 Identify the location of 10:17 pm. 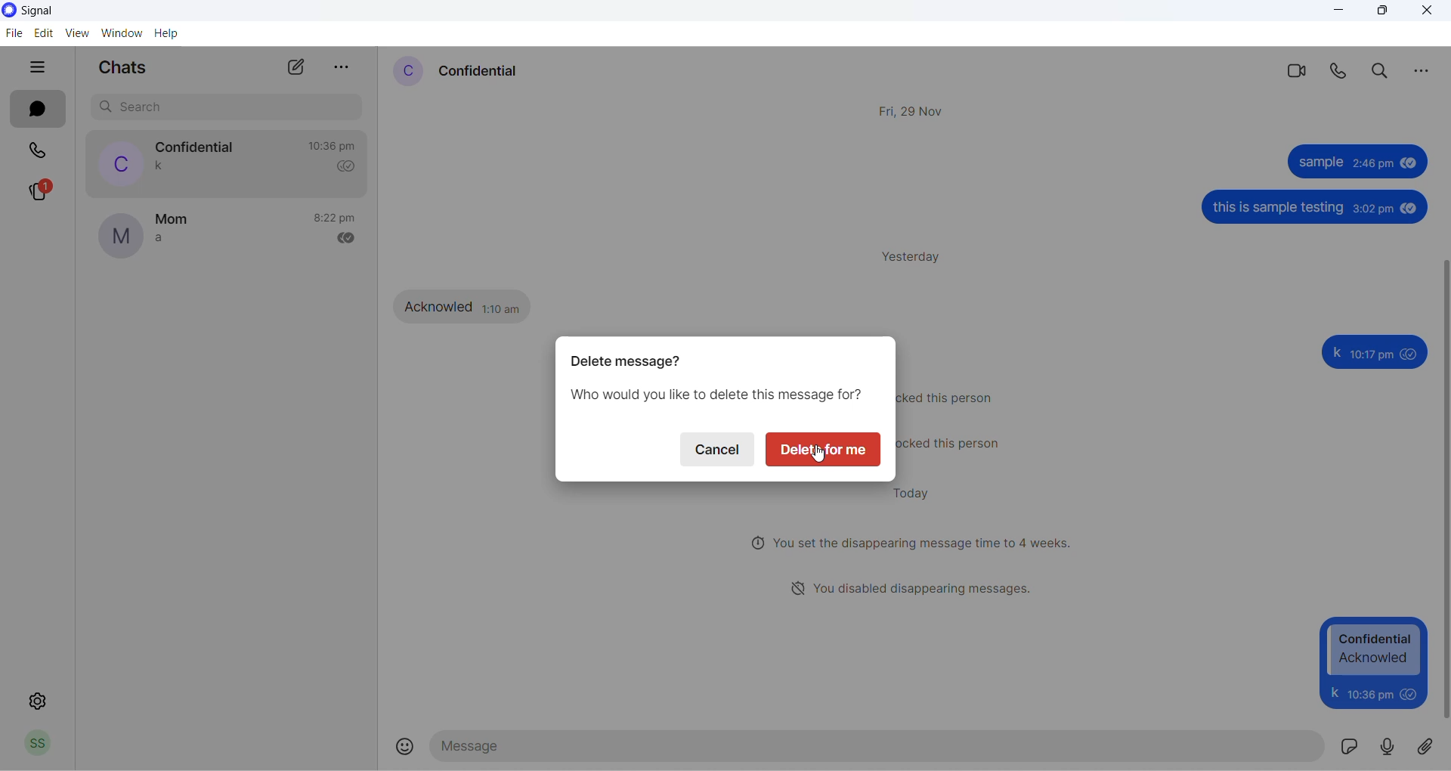
(1372, 352).